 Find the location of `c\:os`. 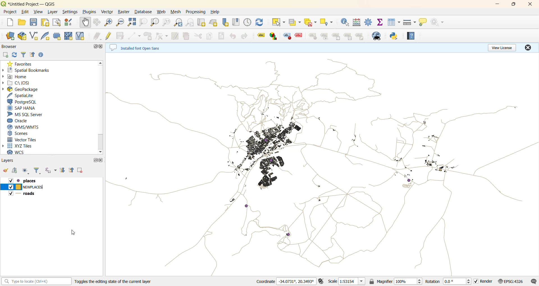

c\:os is located at coordinates (19, 82).